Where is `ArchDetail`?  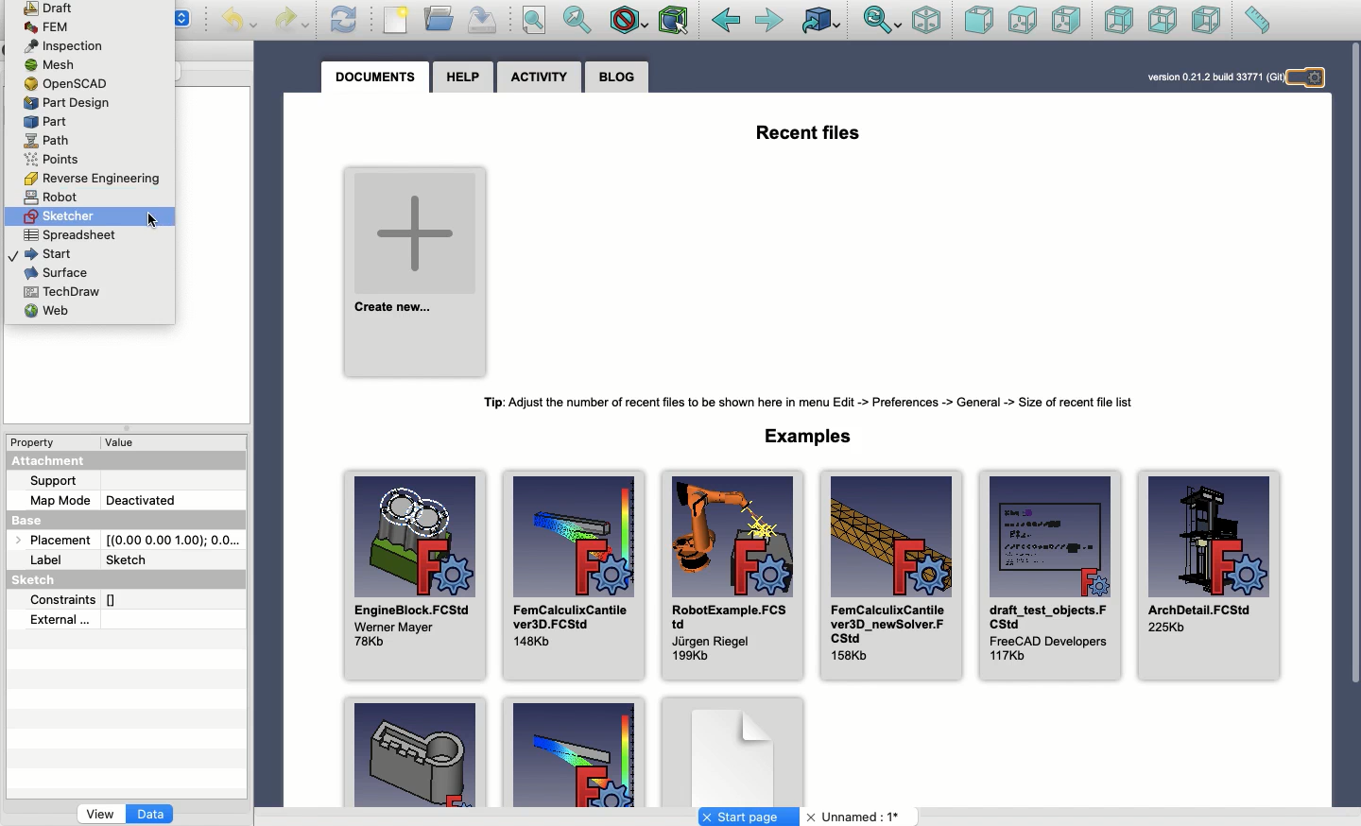
ArchDetail is located at coordinates (1212, 576).